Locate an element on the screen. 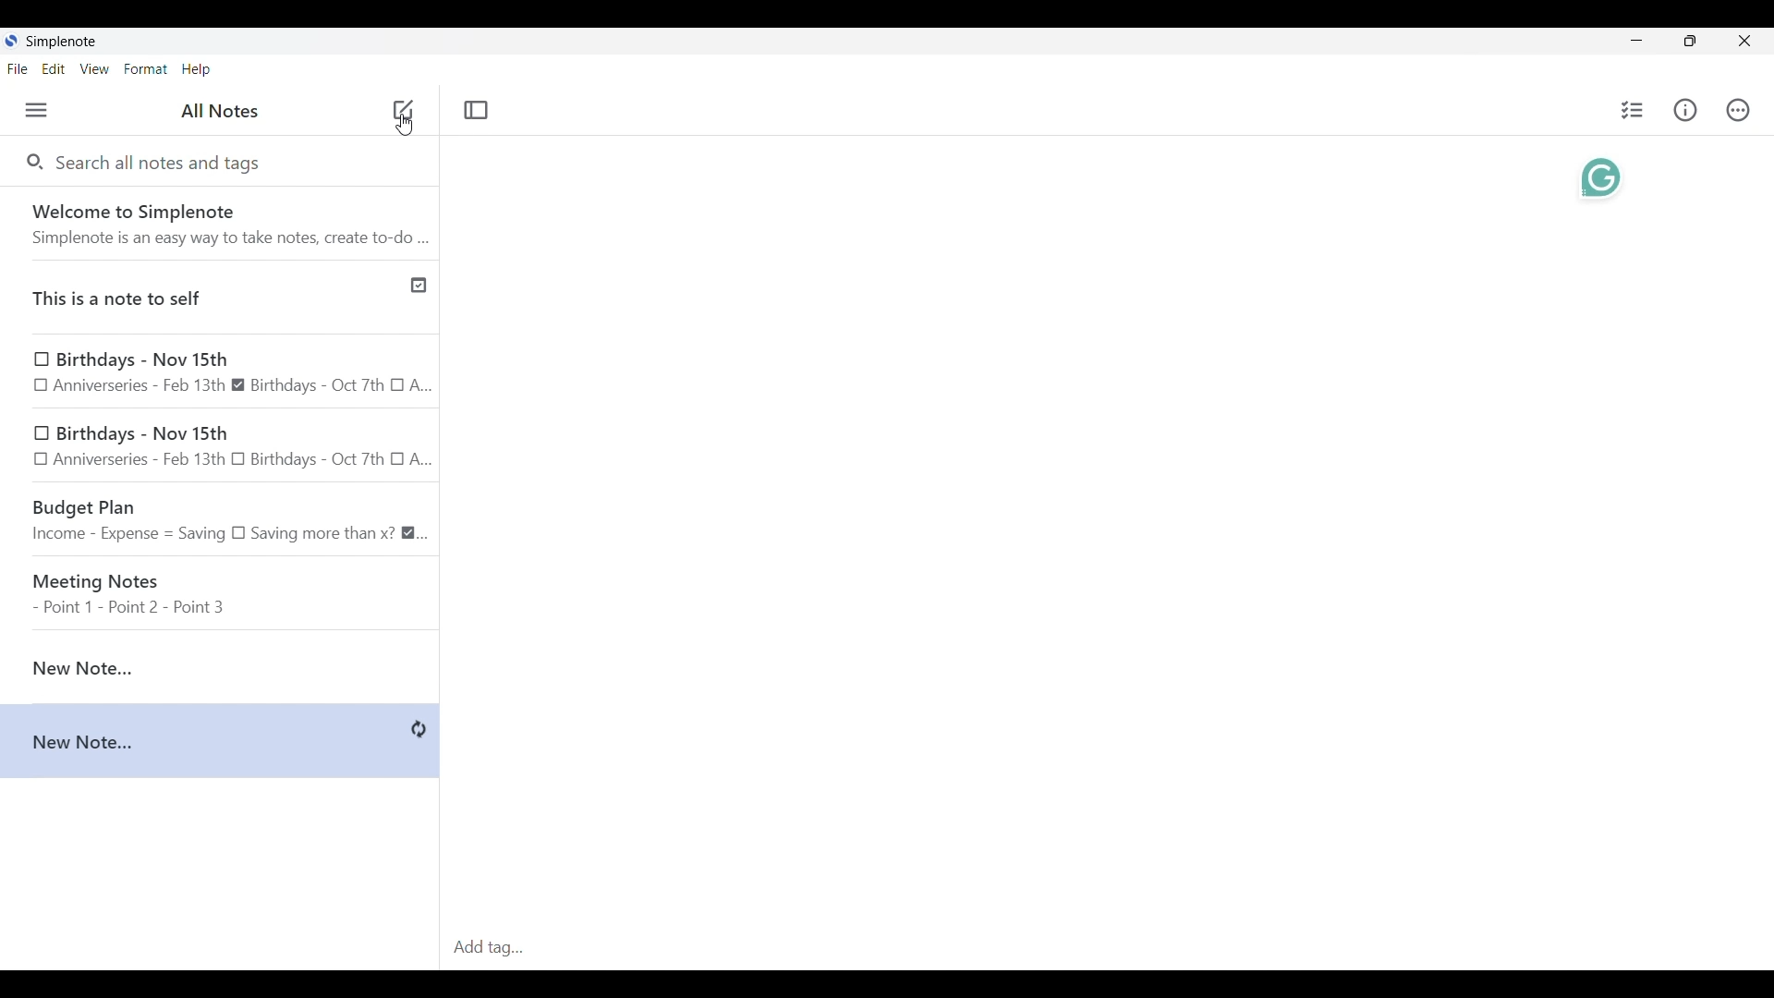  Edit menu is located at coordinates (54, 68).